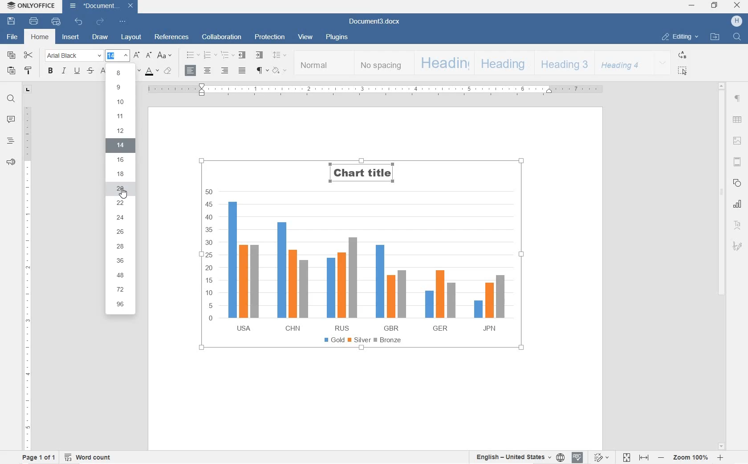  I want to click on UNDO, so click(77, 22).